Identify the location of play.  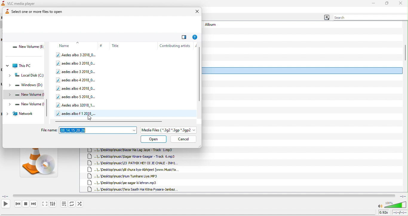
(5, 204).